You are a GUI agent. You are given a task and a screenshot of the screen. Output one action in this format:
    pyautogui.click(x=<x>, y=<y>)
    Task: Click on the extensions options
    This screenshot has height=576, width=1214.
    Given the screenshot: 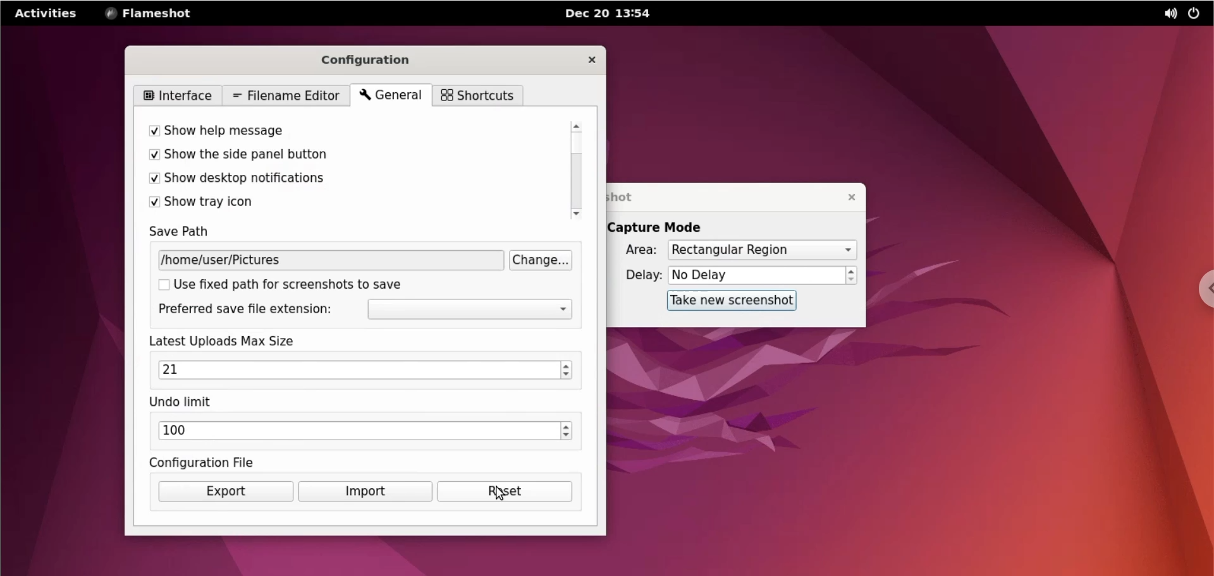 What is the action you would take?
    pyautogui.click(x=470, y=310)
    